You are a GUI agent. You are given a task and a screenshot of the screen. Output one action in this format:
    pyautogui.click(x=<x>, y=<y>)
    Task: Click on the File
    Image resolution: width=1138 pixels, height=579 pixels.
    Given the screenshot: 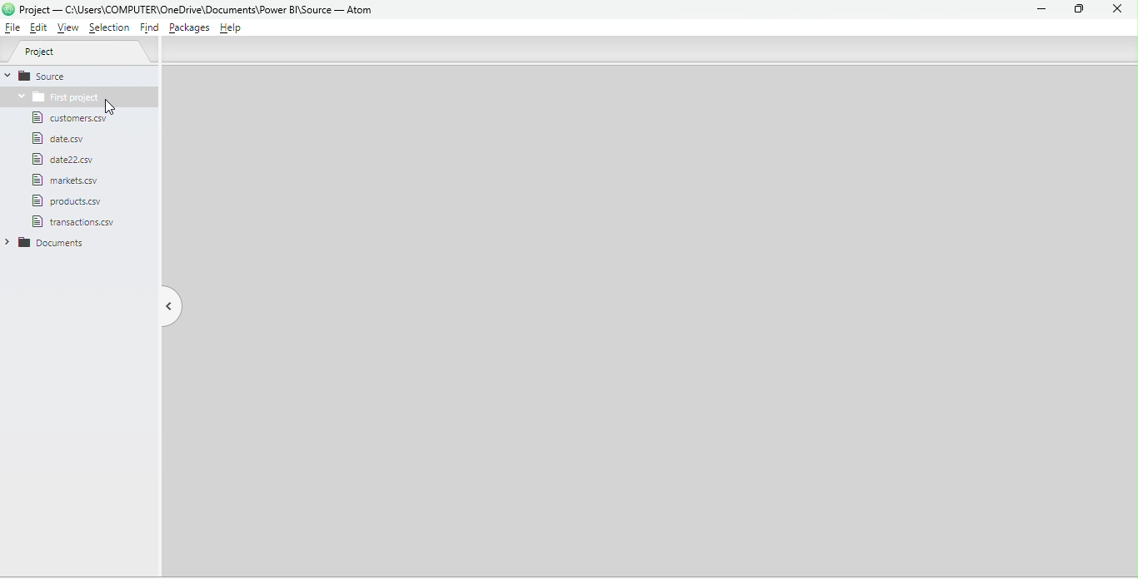 What is the action you would take?
    pyautogui.click(x=66, y=139)
    